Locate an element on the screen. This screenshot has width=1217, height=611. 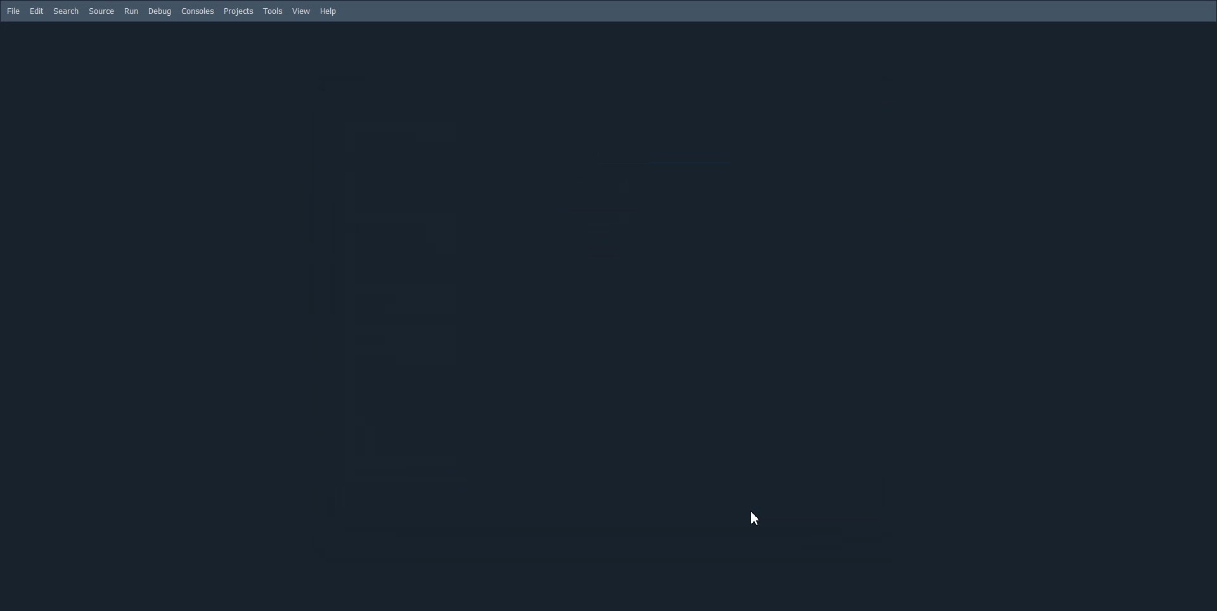
Help is located at coordinates (329, 11).